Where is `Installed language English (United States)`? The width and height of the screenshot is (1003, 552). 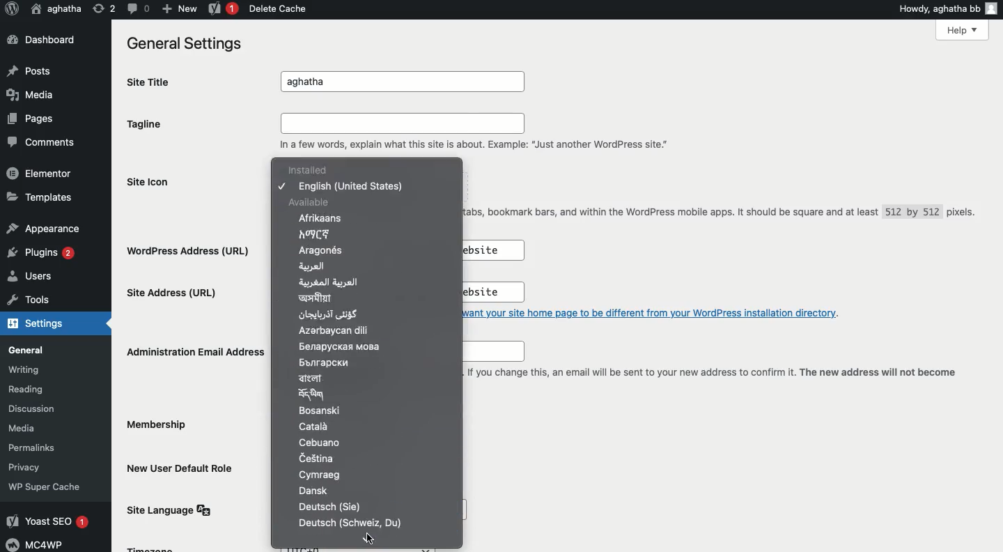
Installed language English (United States) is located at coordinates (352, 178).